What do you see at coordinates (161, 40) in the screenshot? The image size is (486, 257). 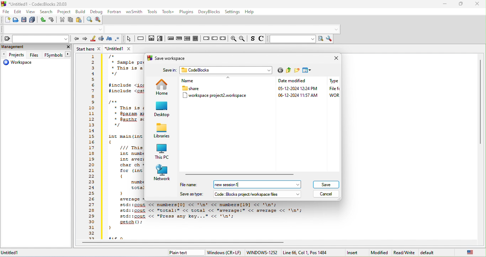 I see `selection` at bounding box center [161, 40].